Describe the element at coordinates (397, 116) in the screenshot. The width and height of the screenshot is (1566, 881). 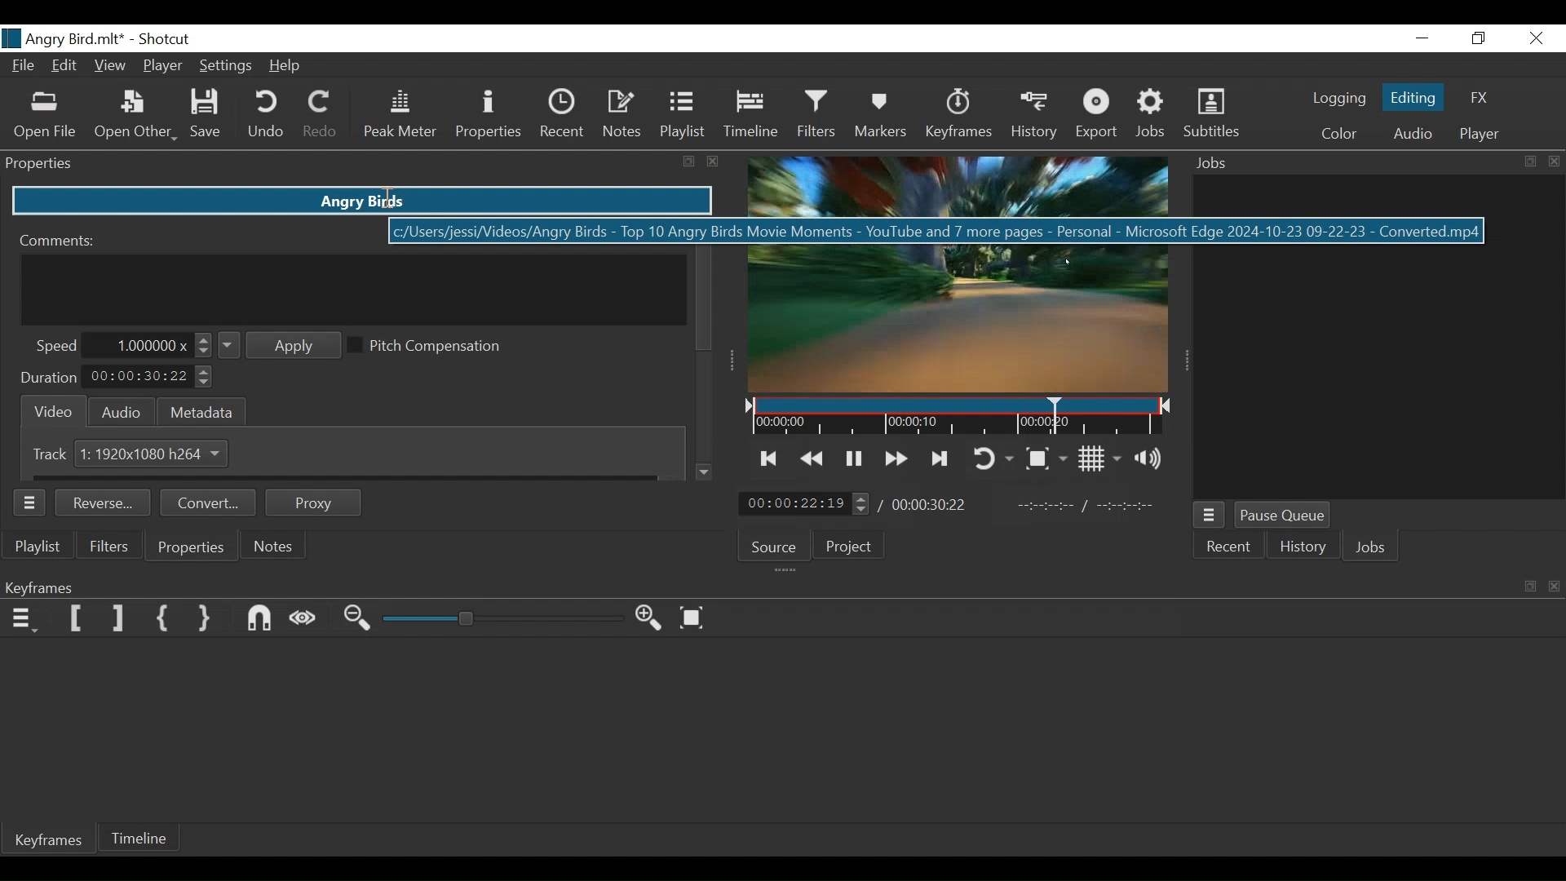
I see `Peak Meter` at that location.